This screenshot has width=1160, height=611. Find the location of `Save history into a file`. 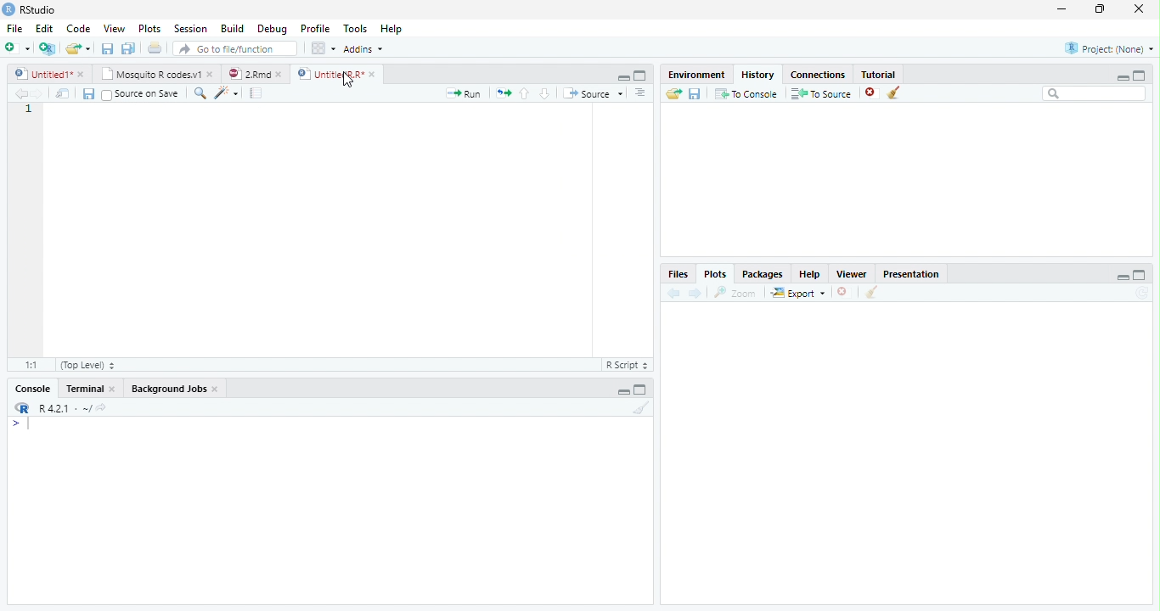

Save history into a file is located at coordinates (695, 93).